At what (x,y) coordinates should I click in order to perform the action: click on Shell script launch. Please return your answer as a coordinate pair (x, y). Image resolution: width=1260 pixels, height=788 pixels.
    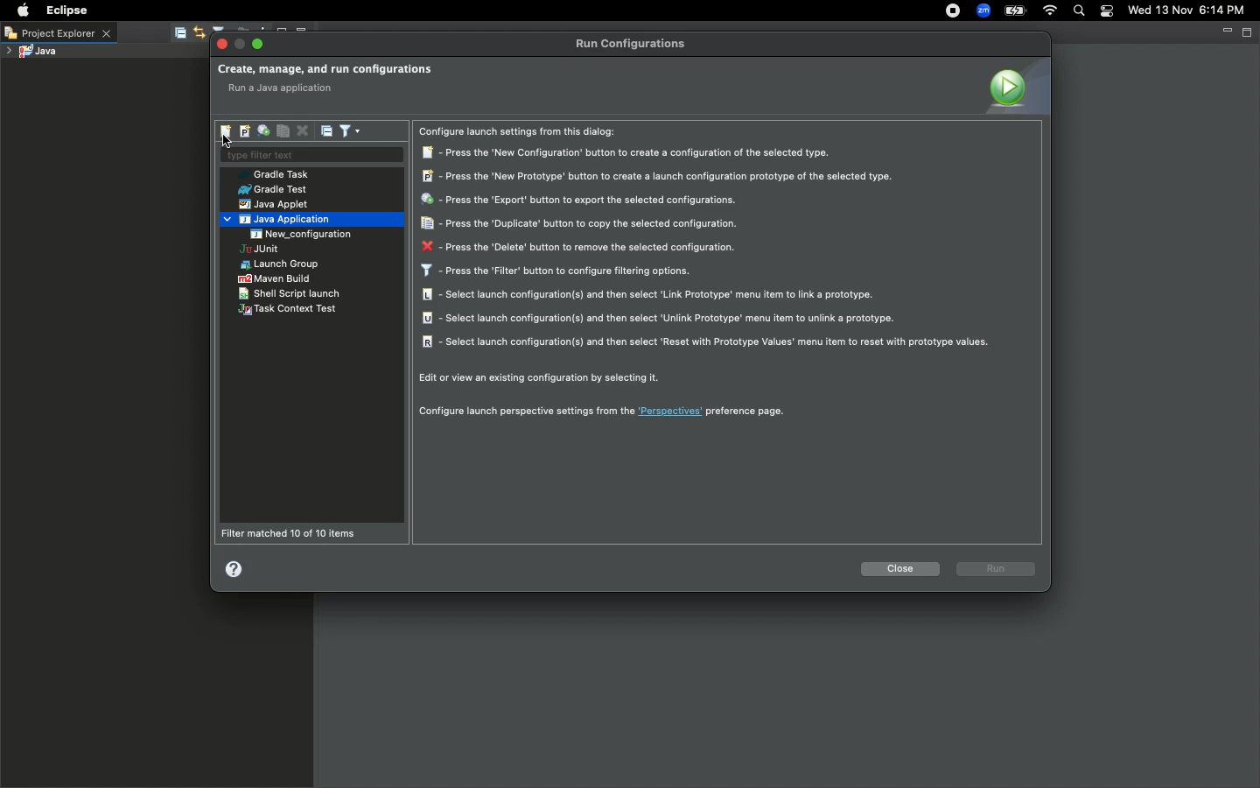
    Looking at the image, I should click on (290, 293).